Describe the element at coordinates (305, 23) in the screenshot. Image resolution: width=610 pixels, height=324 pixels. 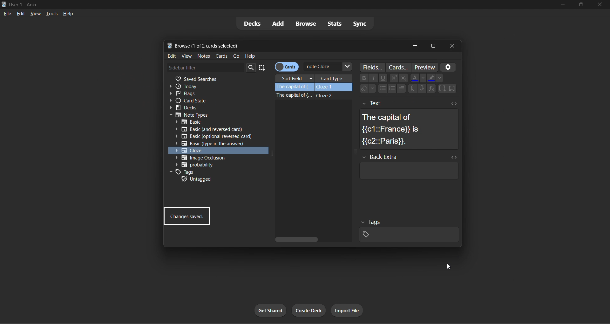
I see `browse` at that location.